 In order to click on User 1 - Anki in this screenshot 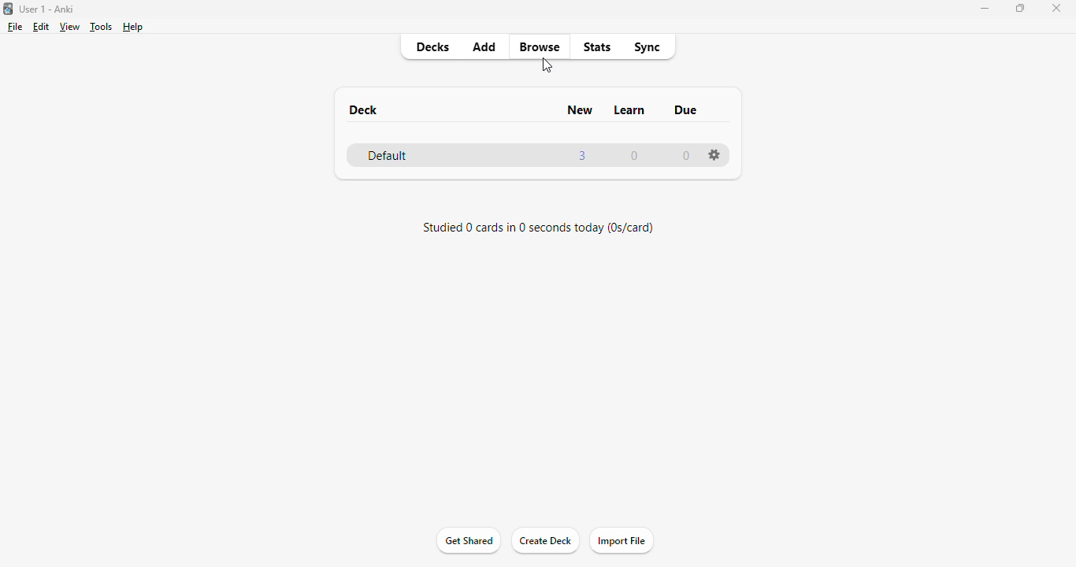, I will do `click(47, 9)`.